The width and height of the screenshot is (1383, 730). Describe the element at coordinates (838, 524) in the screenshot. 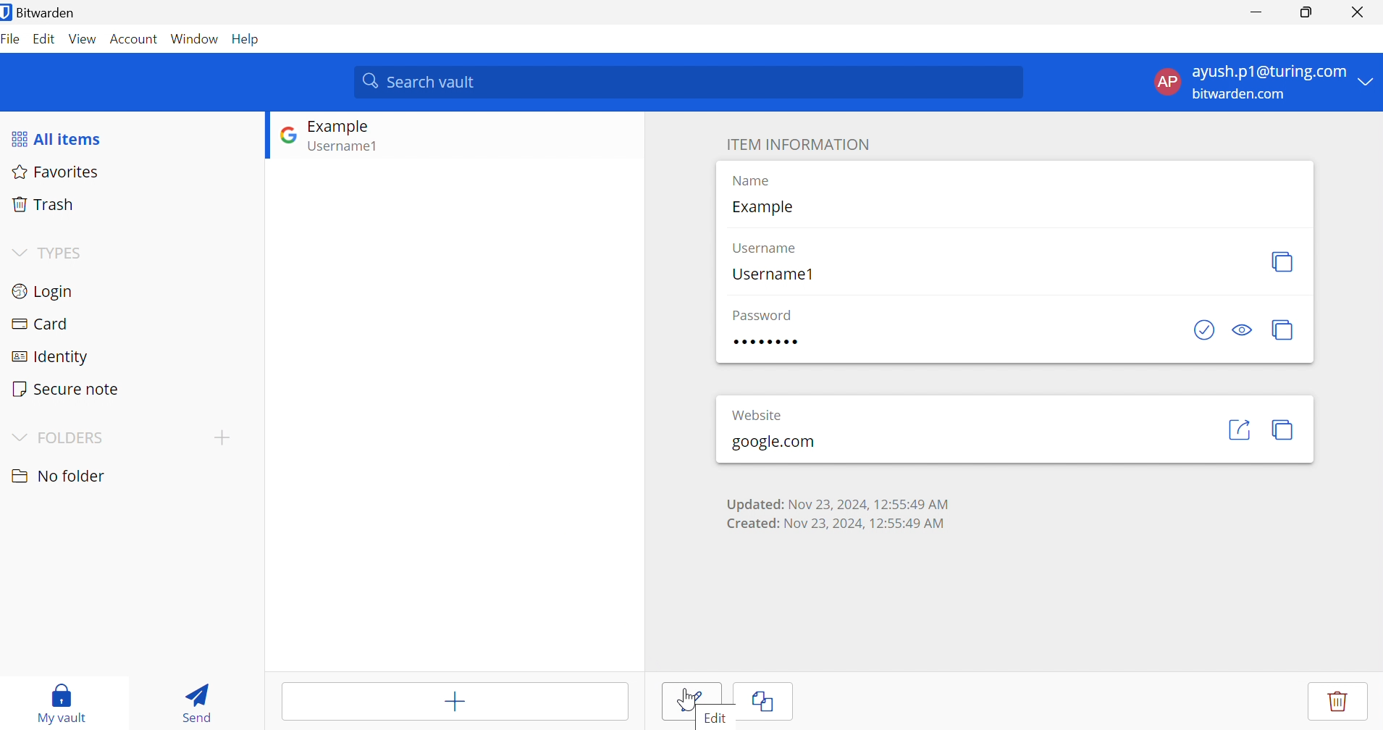

I see `Created: Nov 23, 2024, 12:55:49 AM` at that location.